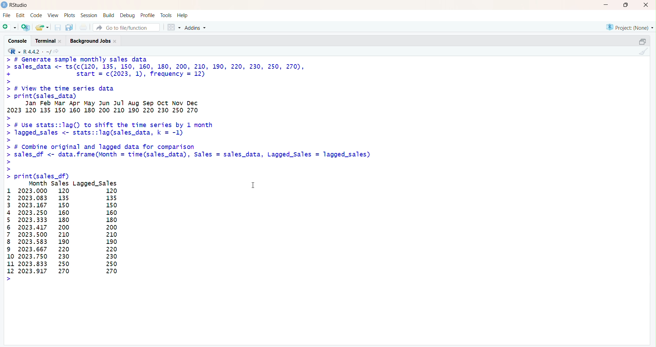  I want to click on debug, so click(128, 15).